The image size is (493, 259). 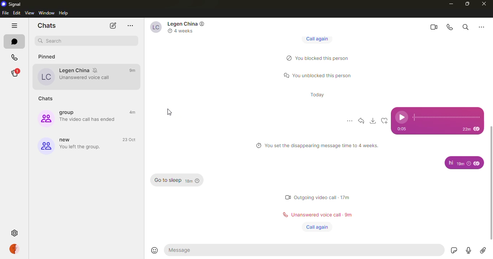 What do you see at coordinates (471, 129) in the screenshot?
I see `time` at bounding box center [471, 129].